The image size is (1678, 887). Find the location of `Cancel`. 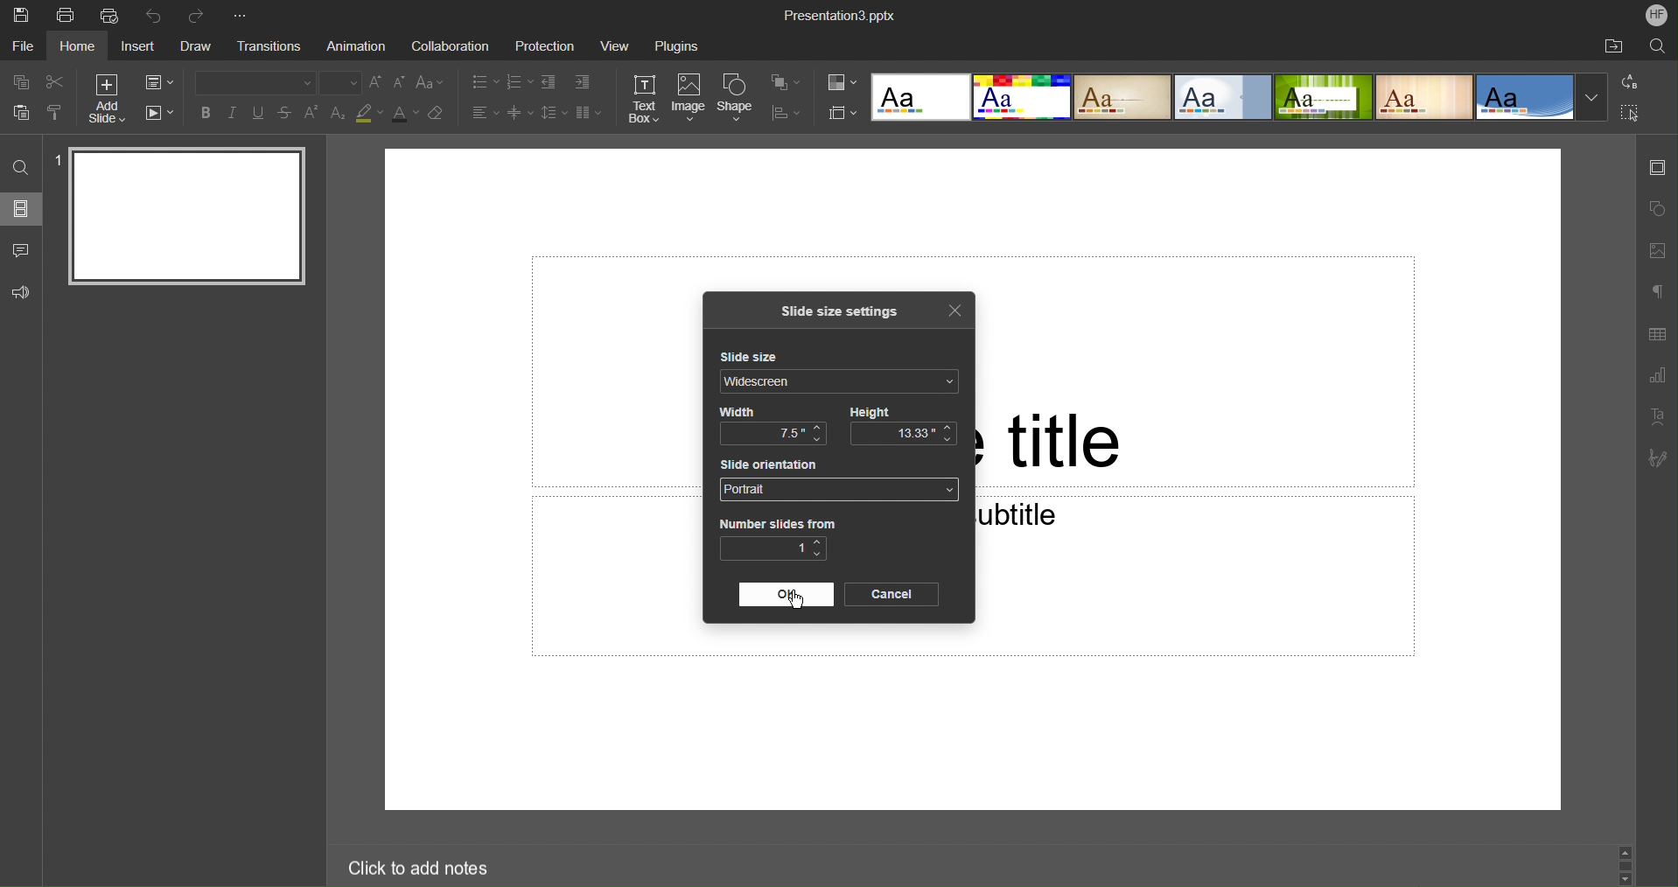

Cancel is located at coordinates (891, 595).